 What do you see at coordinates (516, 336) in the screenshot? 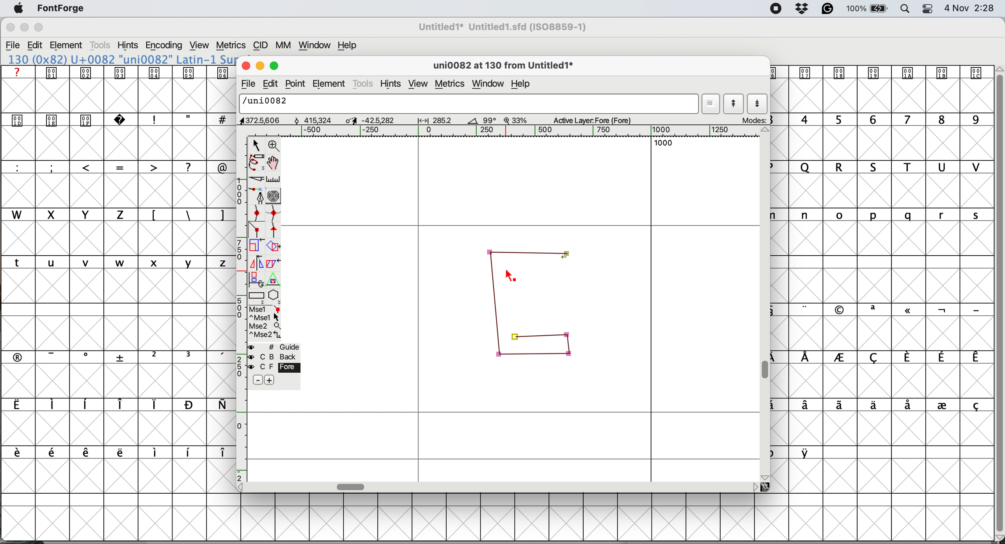
I see `corner point` at bounding box center [516, 336].